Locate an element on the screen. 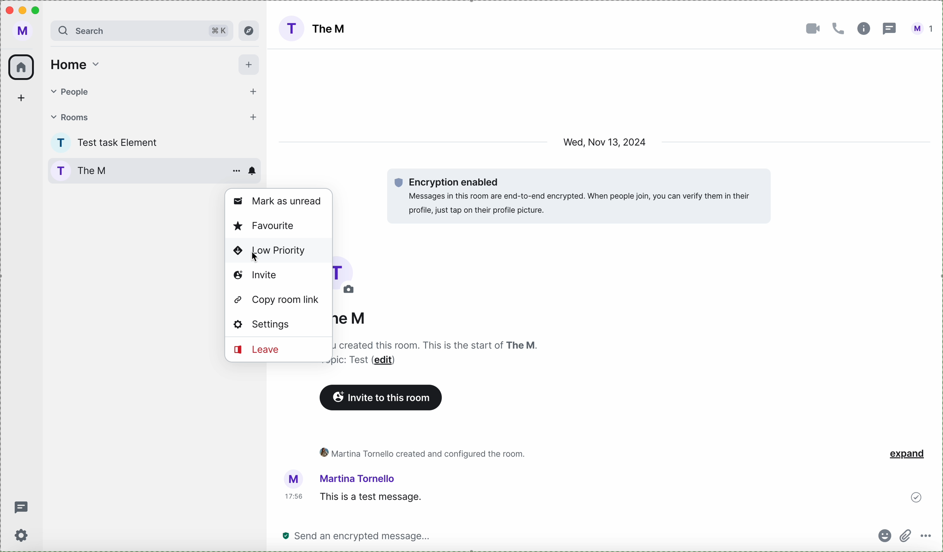 The height and width of the screenshot is (552, 943). mark as unread is located at coordinates (278, 201).